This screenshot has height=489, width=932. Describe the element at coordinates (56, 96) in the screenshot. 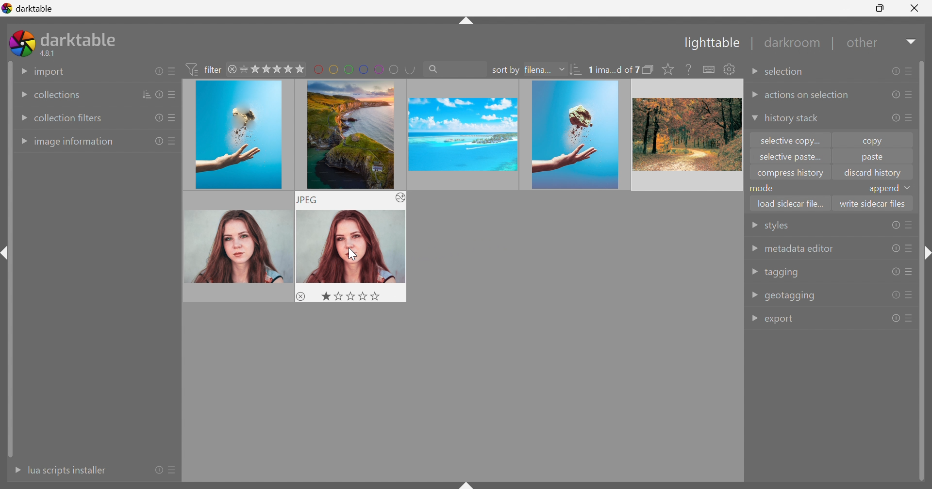

I see `collections` at that location.